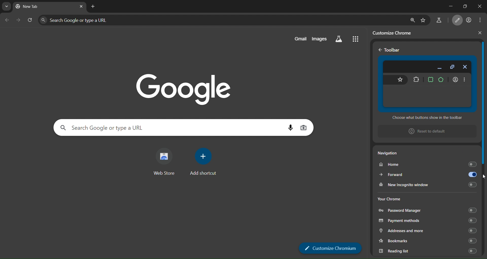  What do you see at coordinates (319, 39) in the screenshot?
I see `images` at bounding box center [319, 39].